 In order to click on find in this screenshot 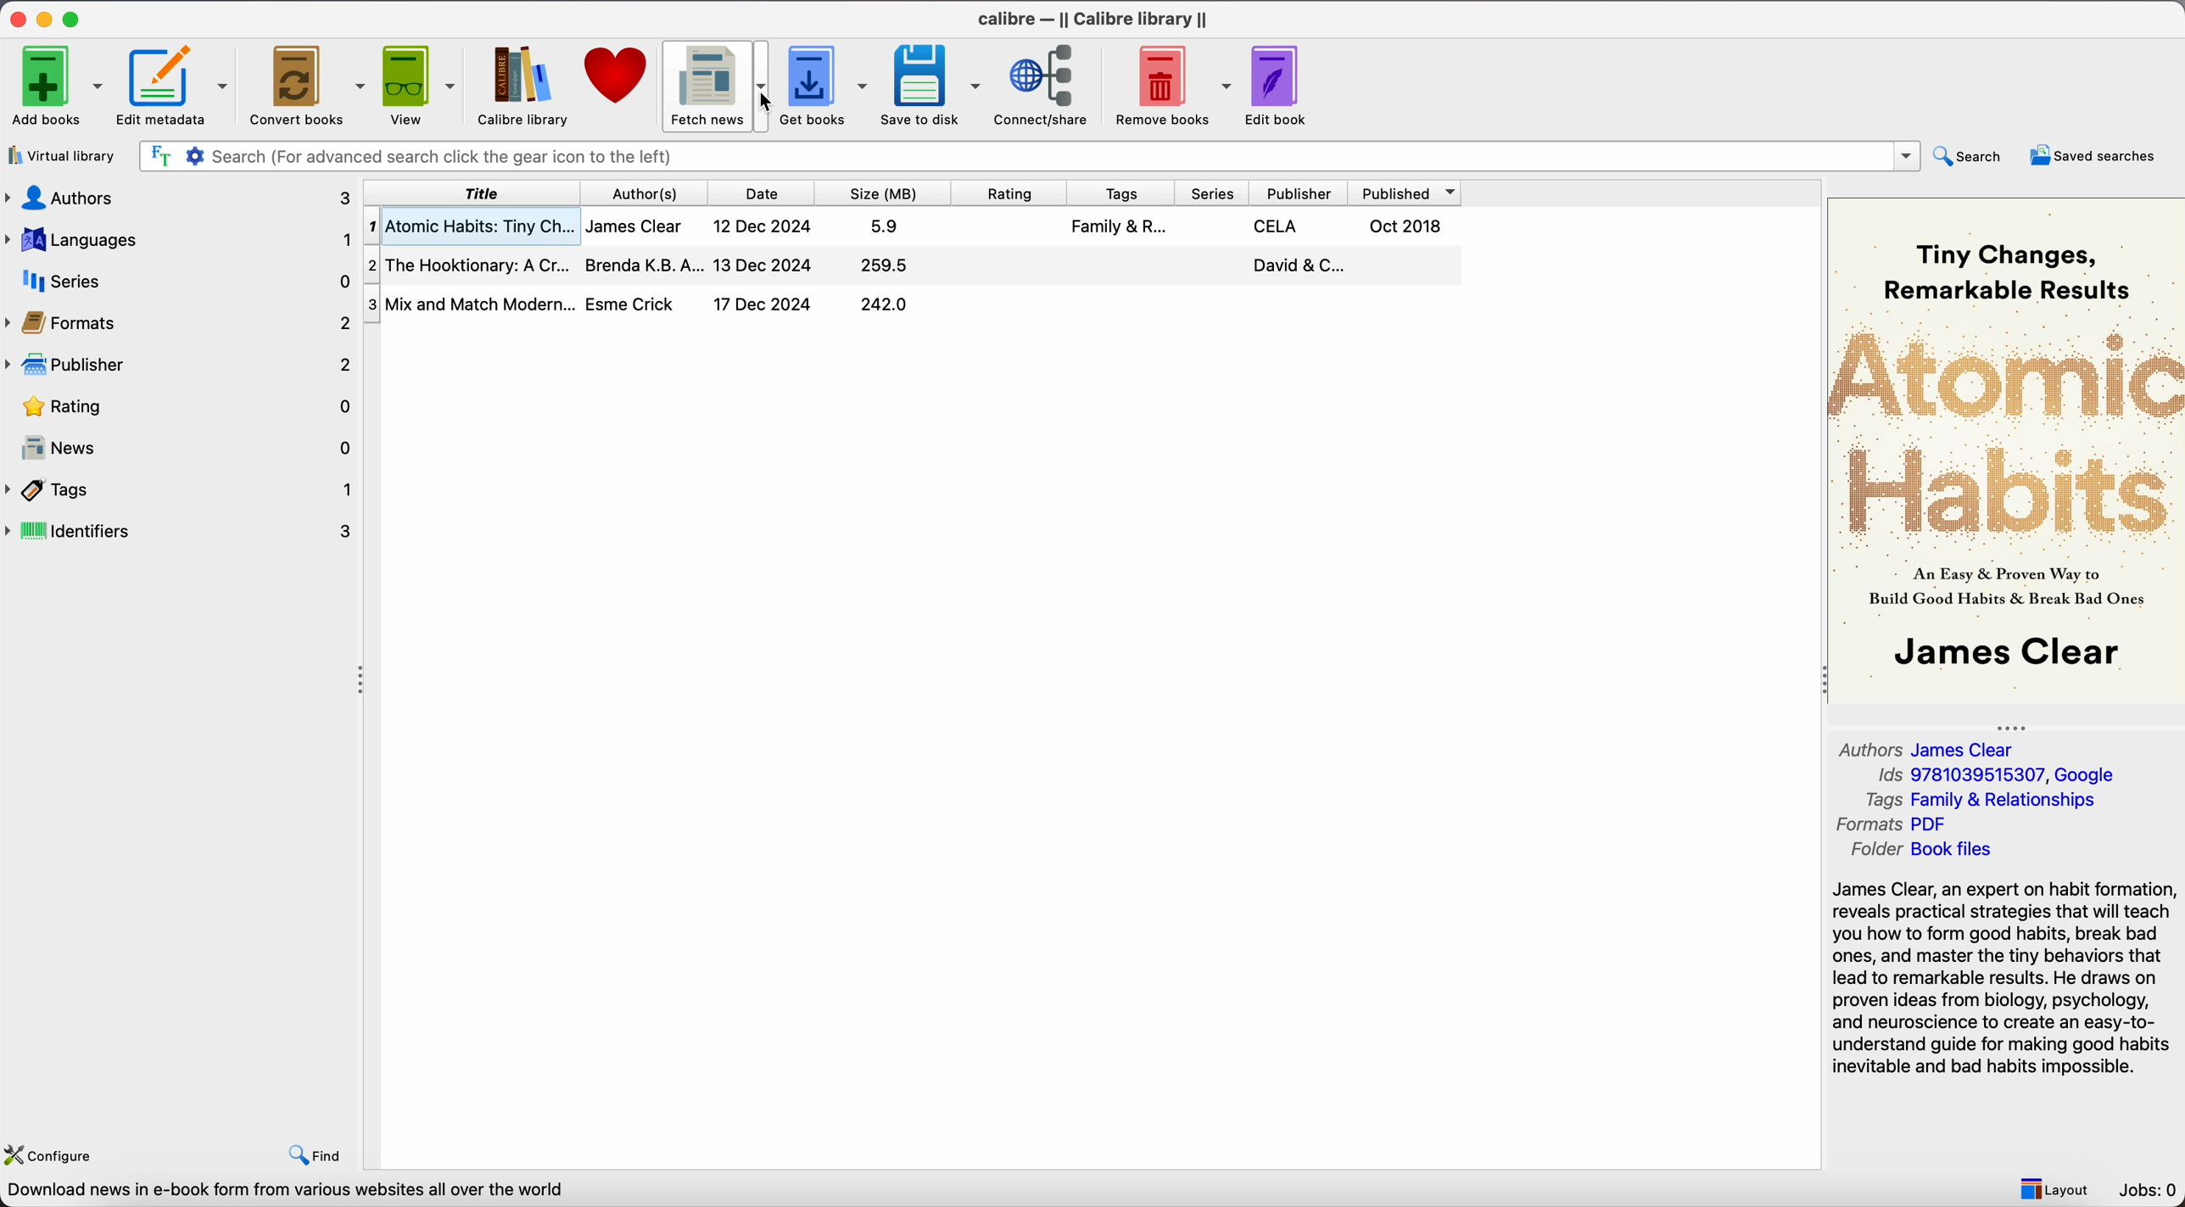, I will do `click(316, 1156)`.